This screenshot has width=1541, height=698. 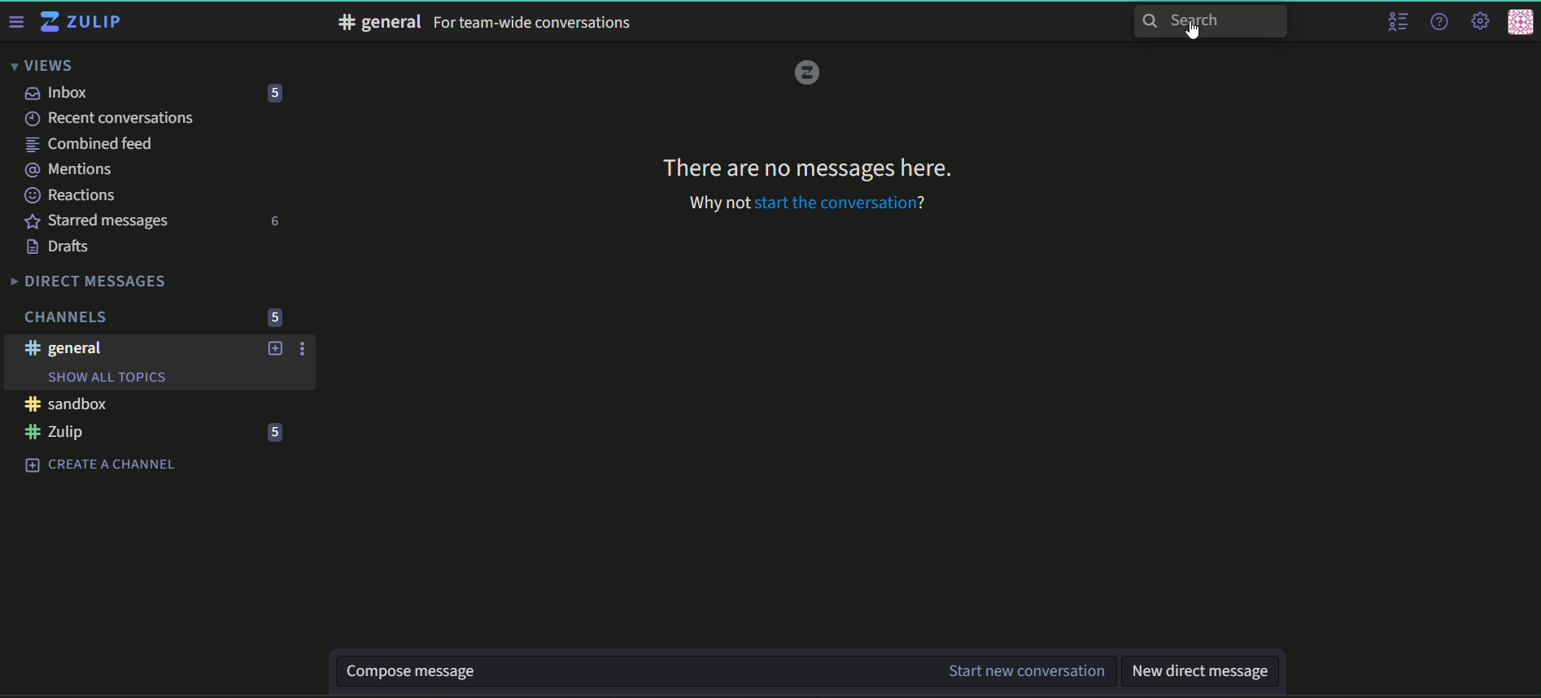 What do you see at coordinates (109, 117) in the screenshot?
I see `recent conversations` at bounding box center [109, 117].